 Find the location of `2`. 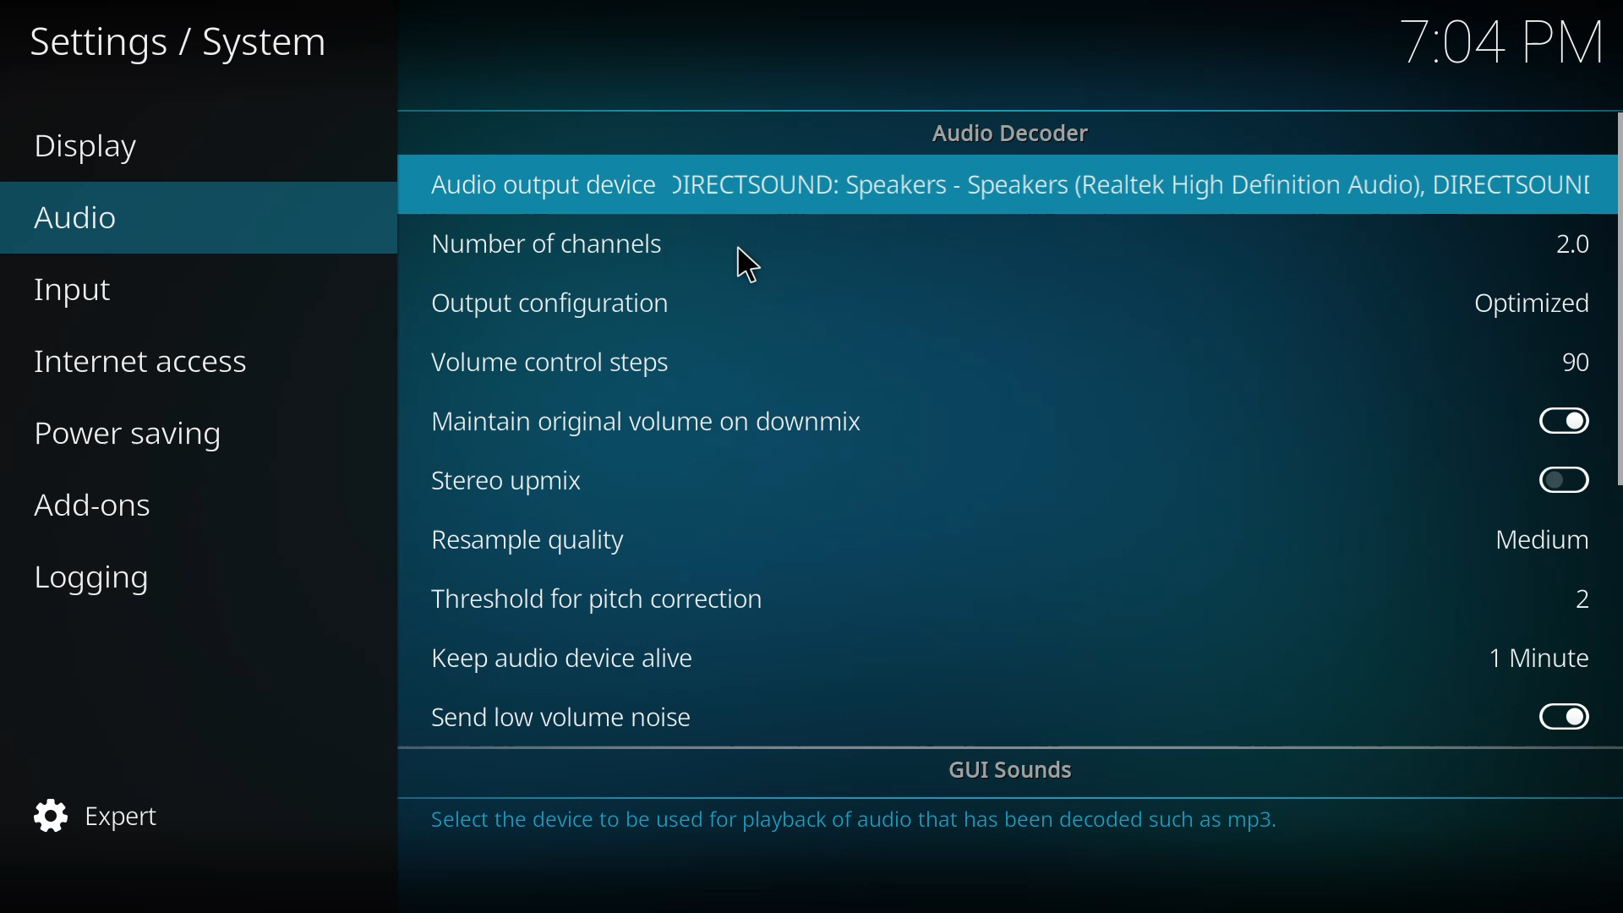

2 is located at coordinates (1571, 599).